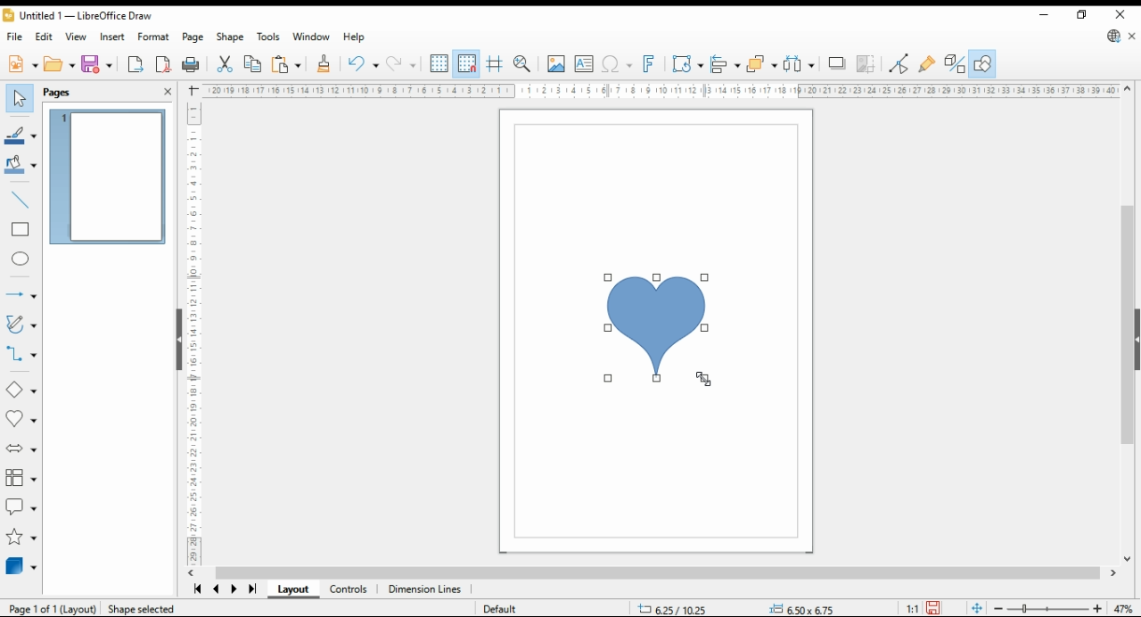 The height and width of the screenshot is (617, 1141). What do you see at coordinates (976, 608) in the screenshot?
I see `fit page to window` at bounding box center [976, 608].